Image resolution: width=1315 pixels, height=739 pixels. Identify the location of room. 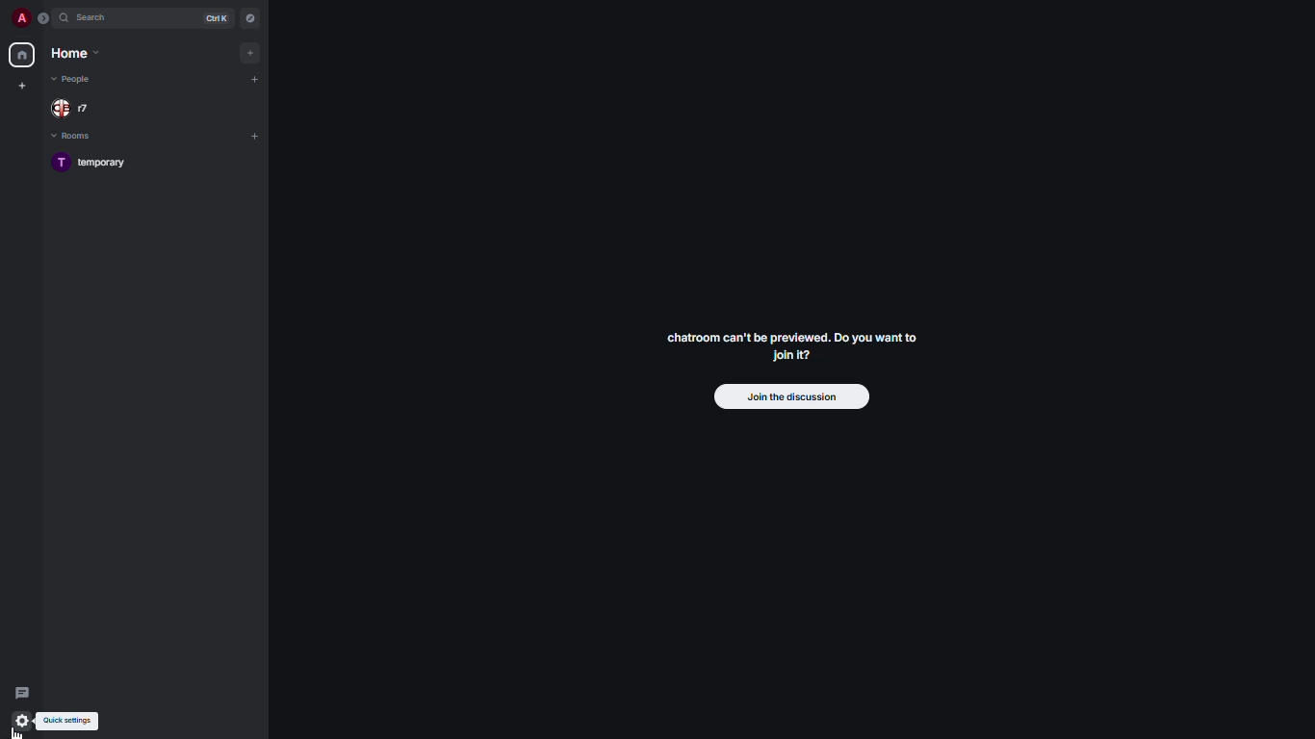
(102, 164).